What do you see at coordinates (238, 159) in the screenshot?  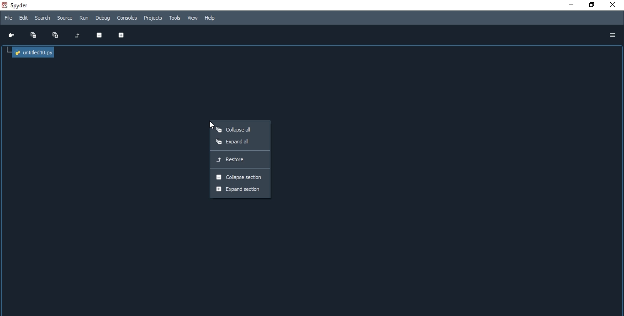 I see `Restore` at bounding box center [238, 159].